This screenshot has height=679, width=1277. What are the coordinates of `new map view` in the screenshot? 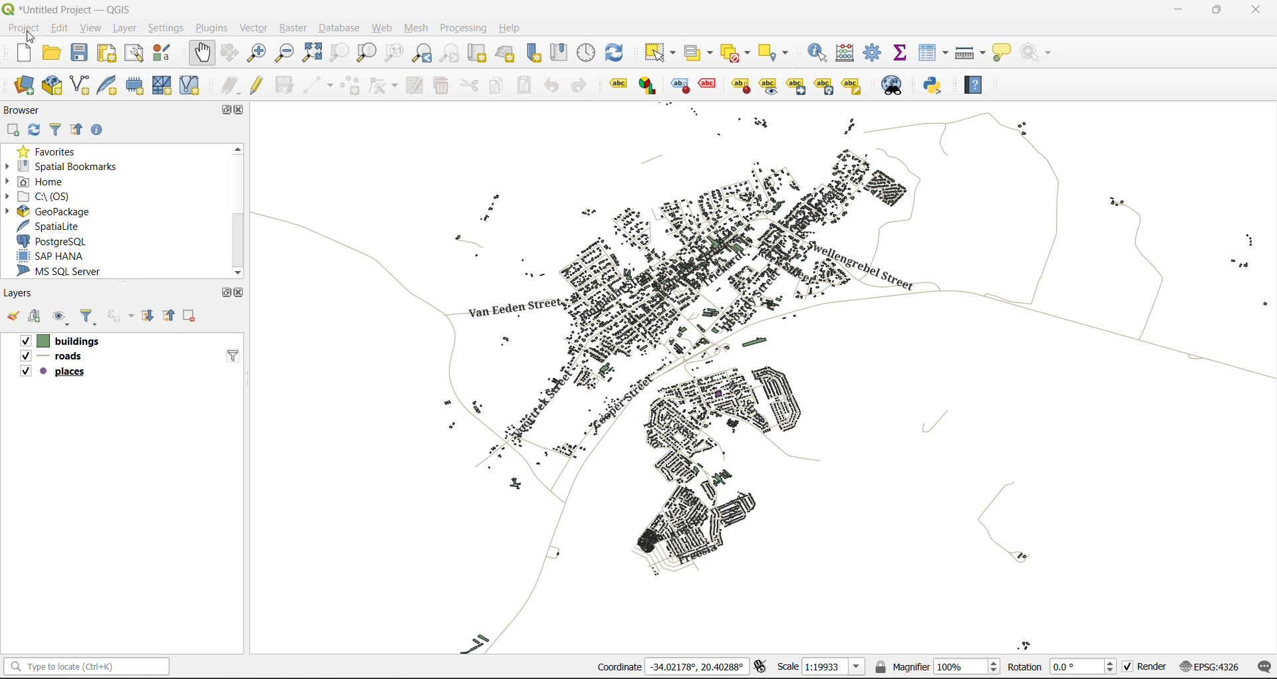 It's located at (476, 52).